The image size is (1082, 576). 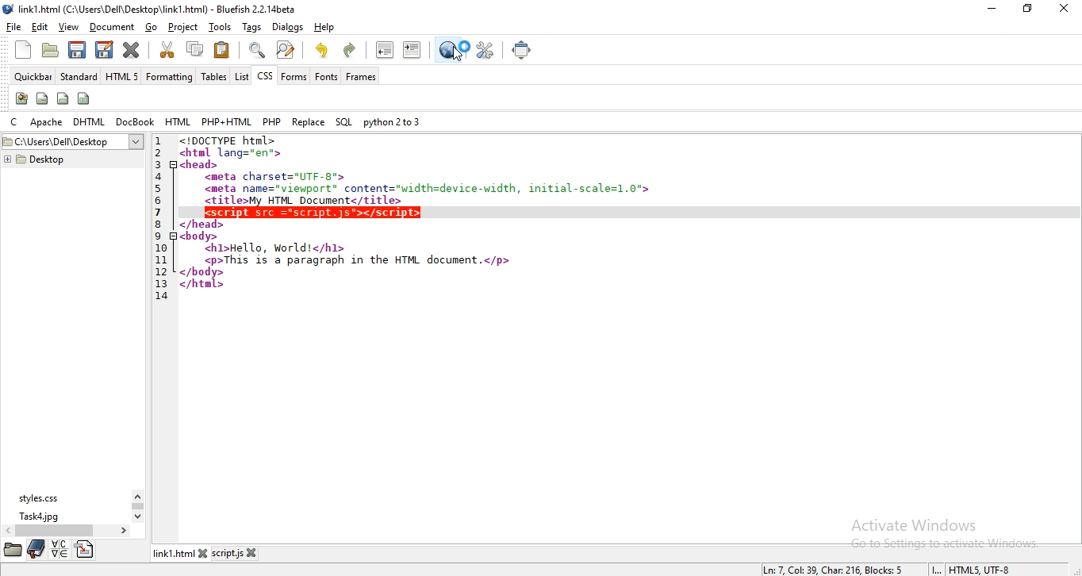 I want to click on tables, so click(x=214, y=75).